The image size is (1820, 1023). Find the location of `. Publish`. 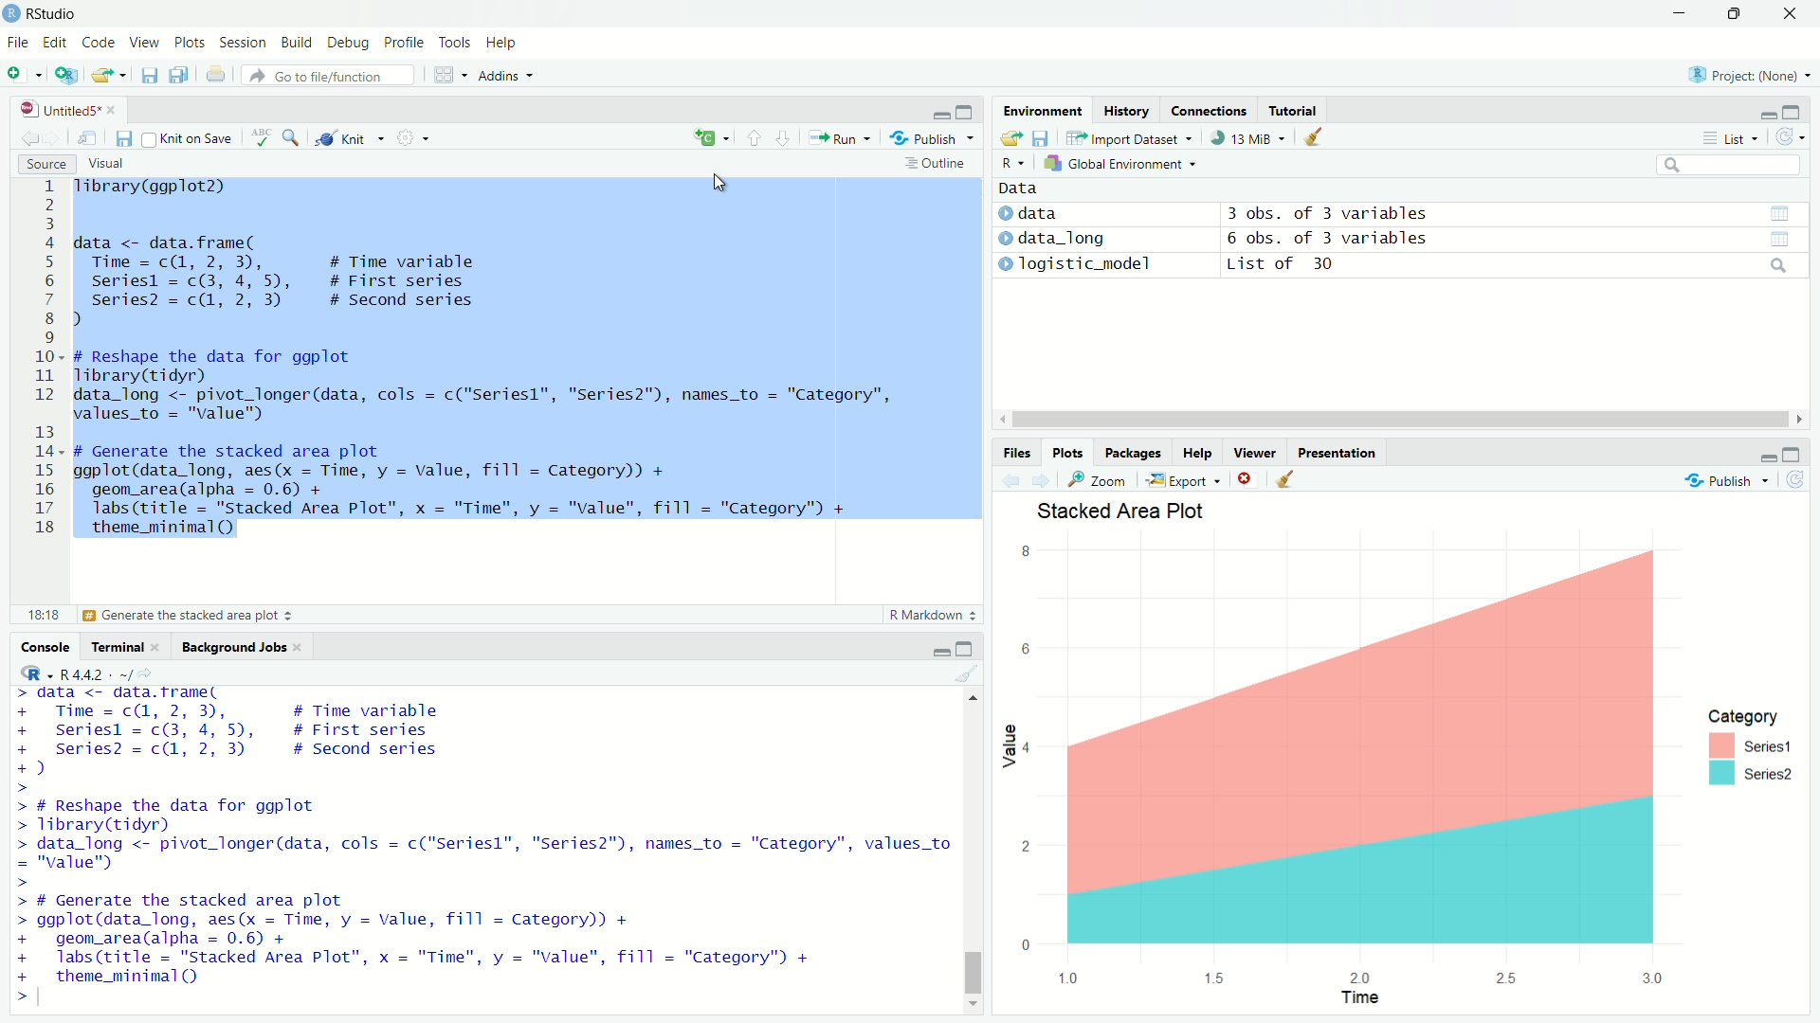

. Publish is located at coordinates (1721, 480).